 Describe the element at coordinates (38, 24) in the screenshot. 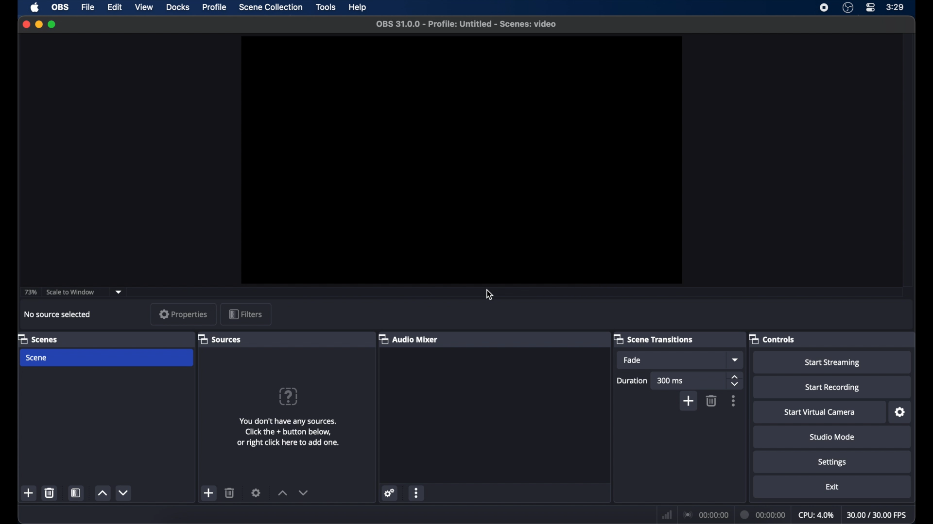

I see `minimize` at that location.